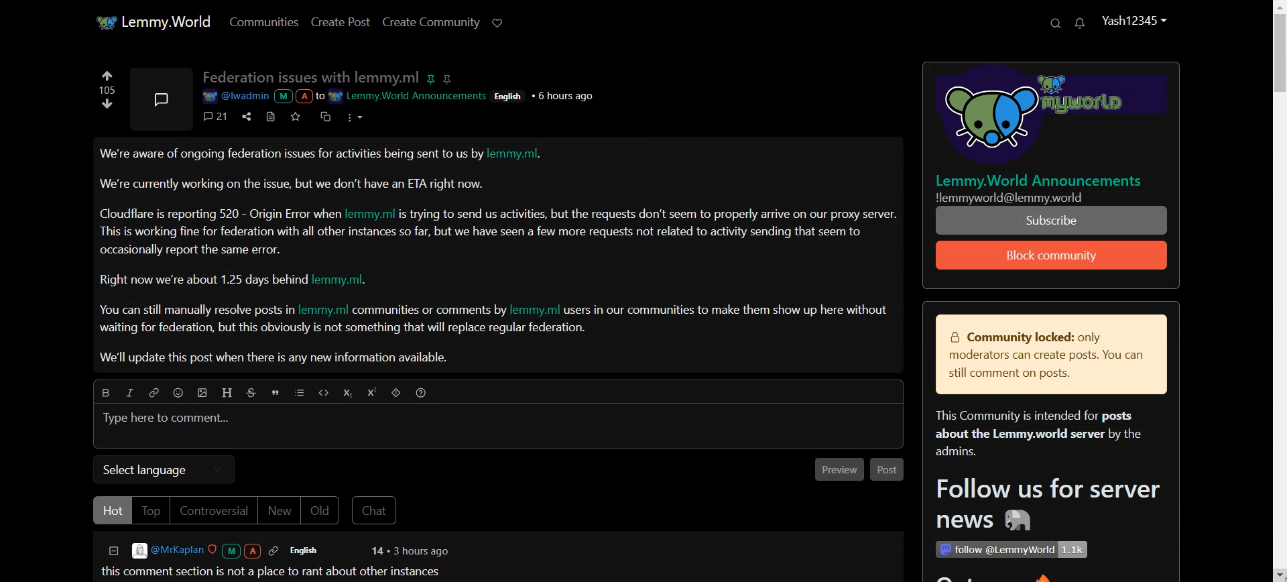 Image resolution: width=1287 pixels, height=582 pixels. I want to click on @MrKaplan, so click(204, 550).